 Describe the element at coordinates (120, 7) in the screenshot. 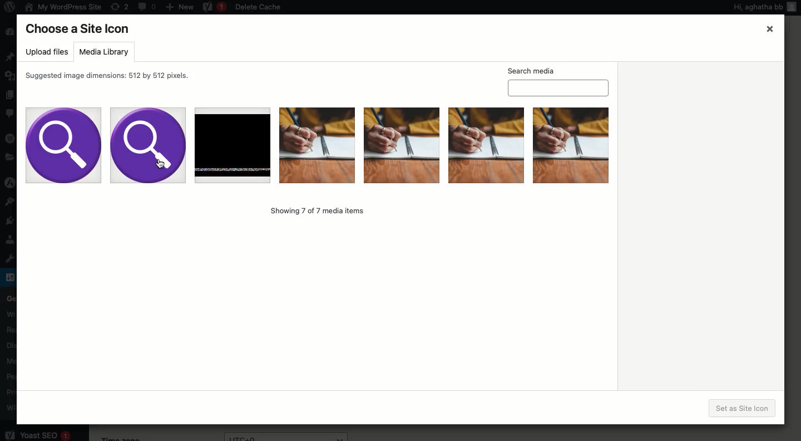

I see `Revisions (2)` at that location.